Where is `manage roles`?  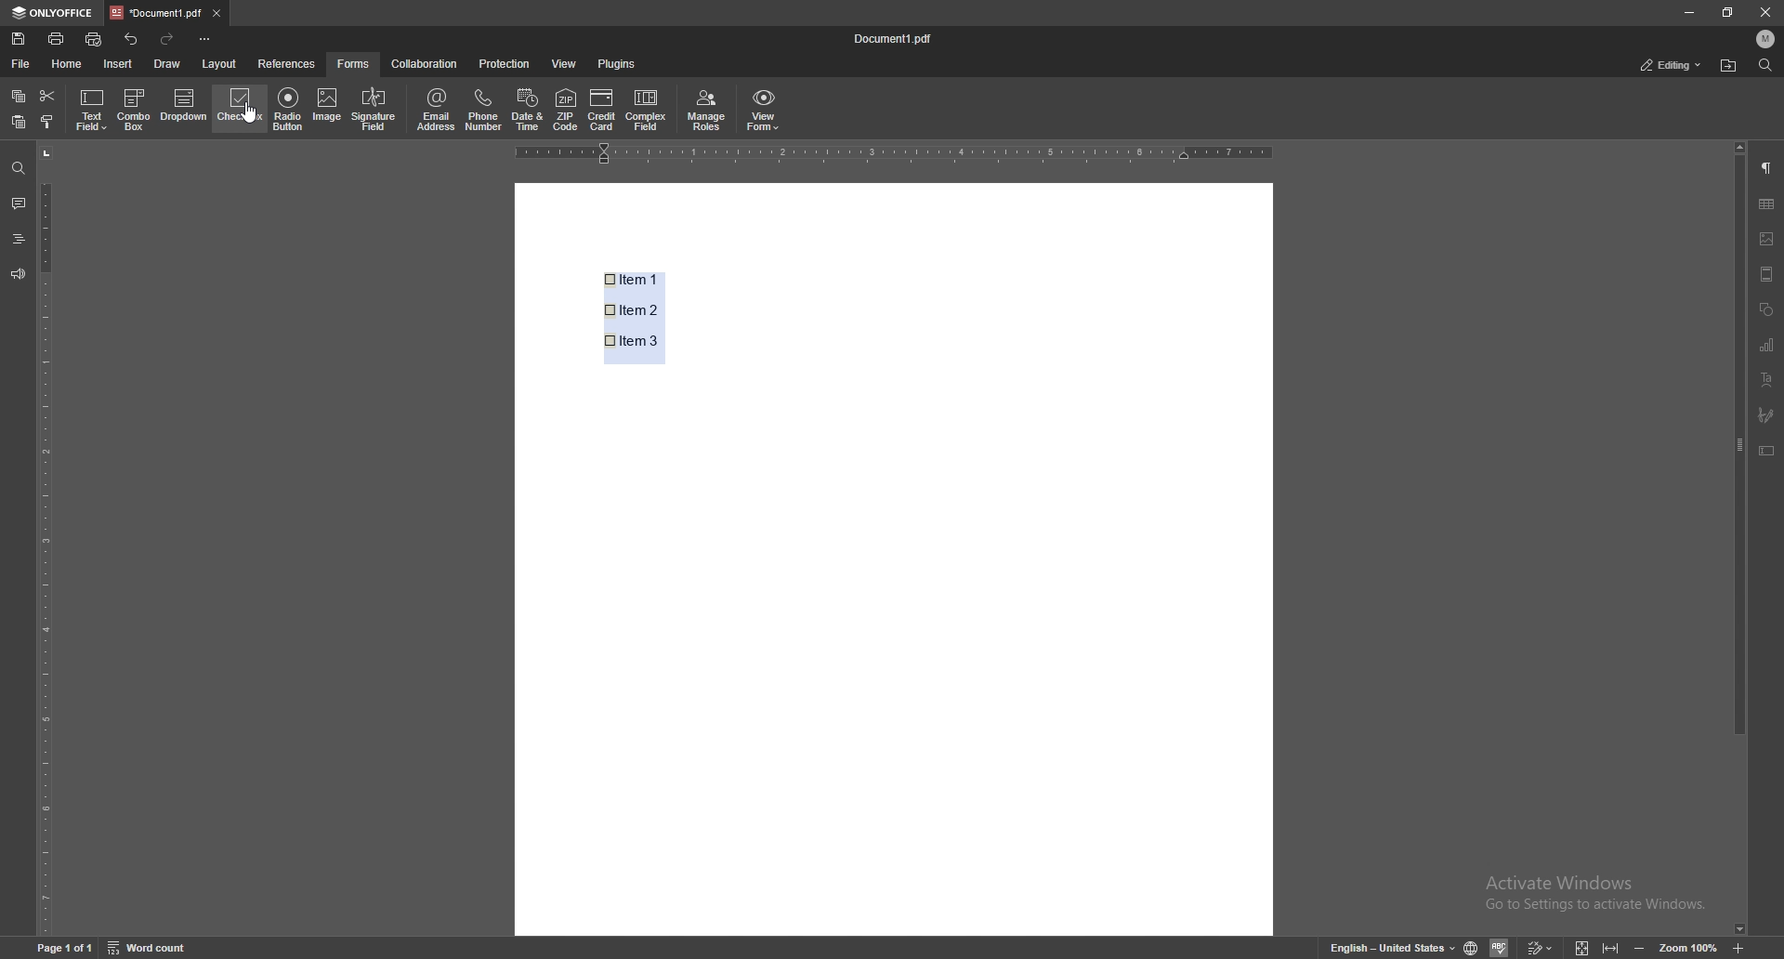 manage roles is located at coordinates (707, 111).